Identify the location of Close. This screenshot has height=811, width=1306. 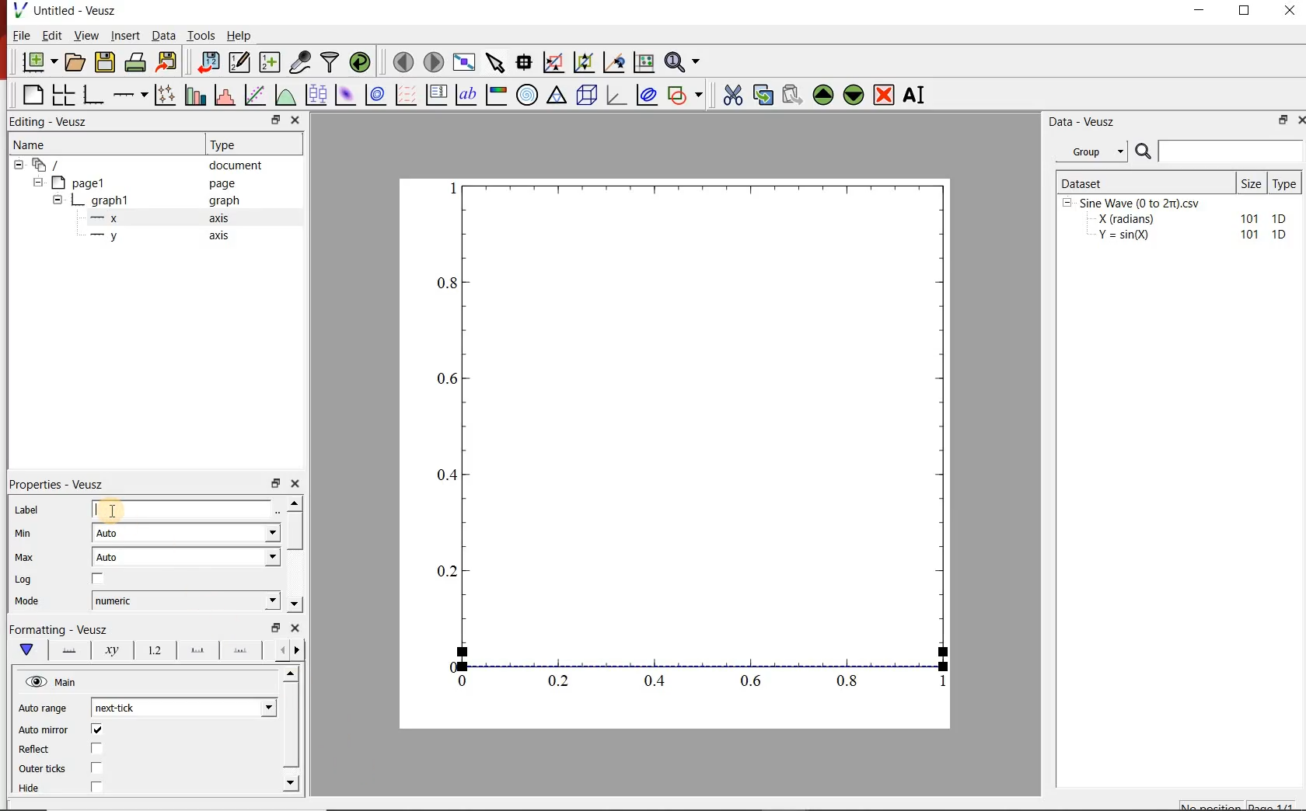
(296, 628).